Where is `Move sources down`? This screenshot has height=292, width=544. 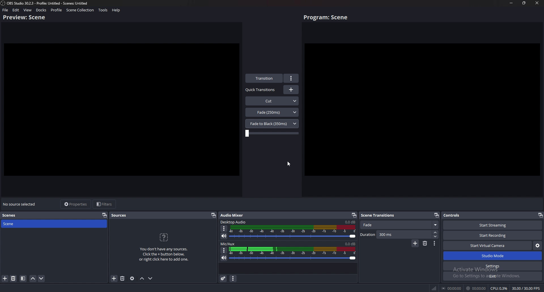
Move sources down is located at coordinates (151, 278).